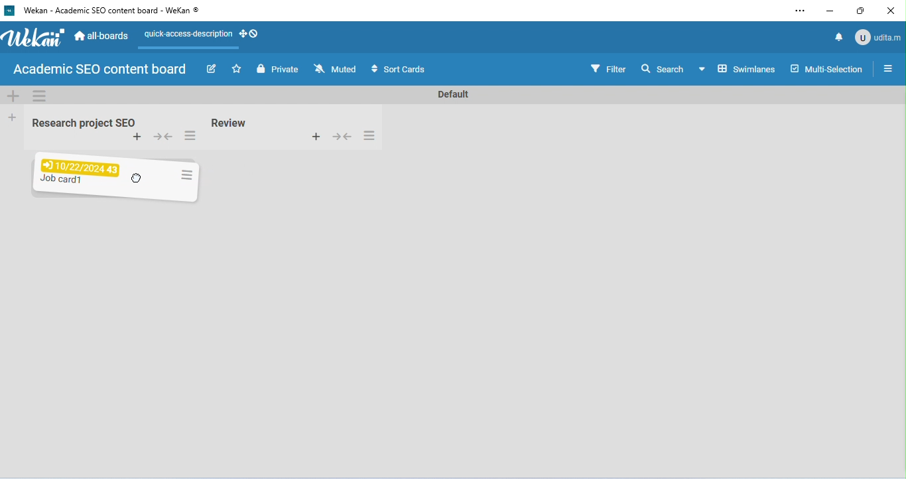  What do you see at coordinates (9, 11) in the screenshot?
I see `wekan logo` at bounding box center [9, 11].